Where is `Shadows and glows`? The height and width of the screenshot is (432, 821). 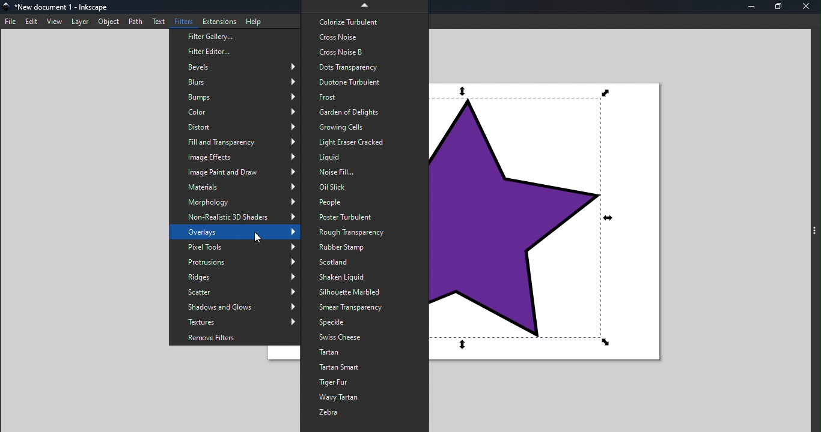 Shadows and glows is located at coordinates (236, 307).